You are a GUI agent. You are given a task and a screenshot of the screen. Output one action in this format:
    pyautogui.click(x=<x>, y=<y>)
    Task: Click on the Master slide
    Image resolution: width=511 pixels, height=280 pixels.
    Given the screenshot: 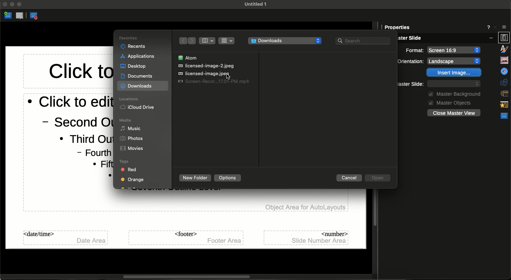 What is the action you would take?
    pyautogui.click(x=445, y=38)
    